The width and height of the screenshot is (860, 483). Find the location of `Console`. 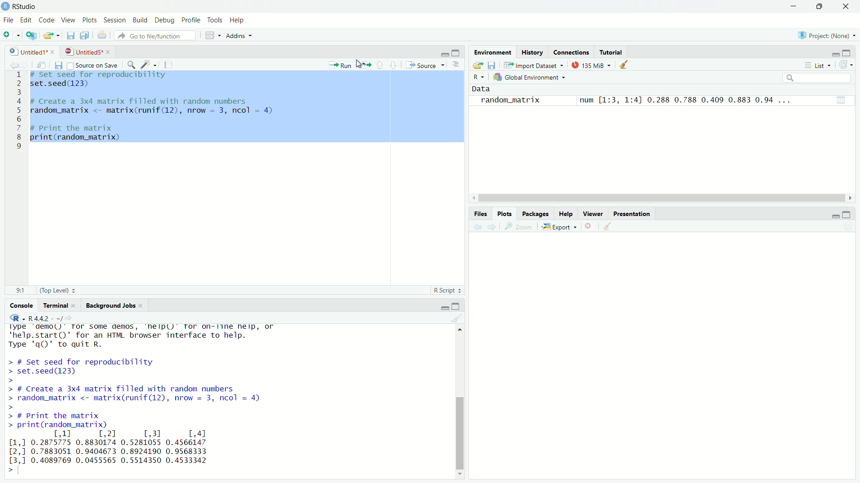

Console is located at coordinates (21, 304).